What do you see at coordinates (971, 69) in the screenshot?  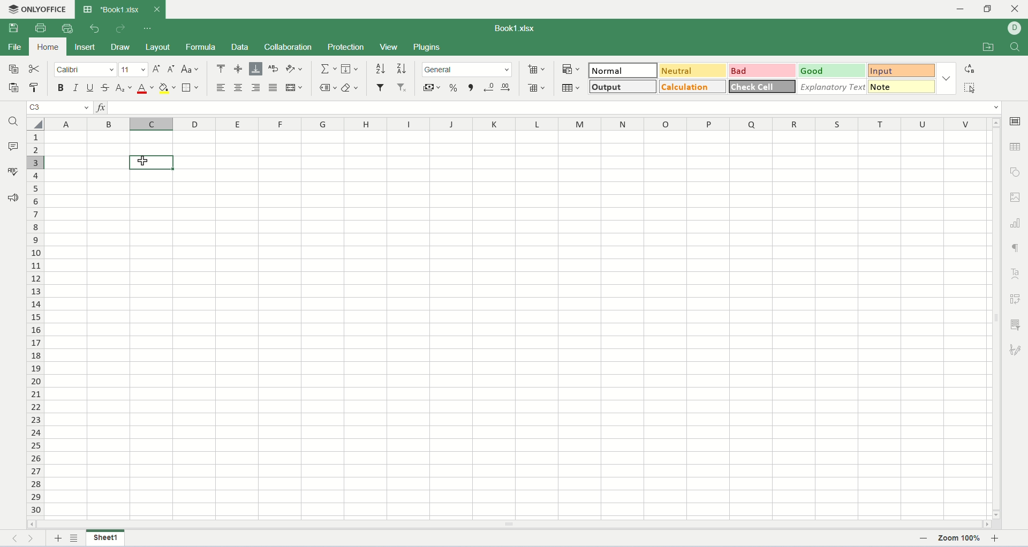 I see `replace` at bounding box center [971, 69].